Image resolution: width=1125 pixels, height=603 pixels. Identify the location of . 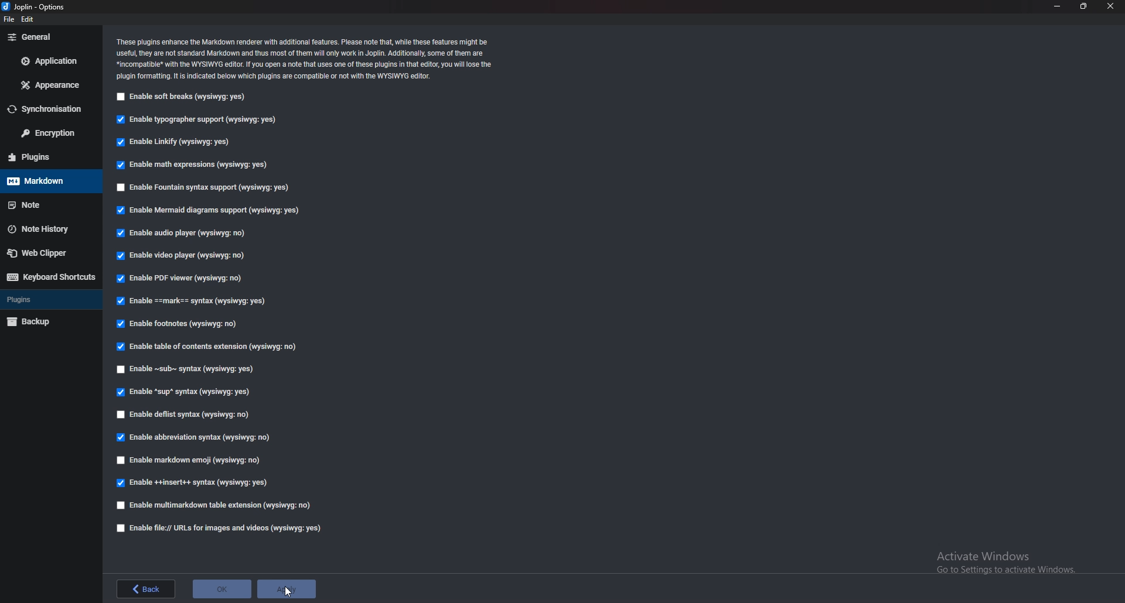
(192, 165).